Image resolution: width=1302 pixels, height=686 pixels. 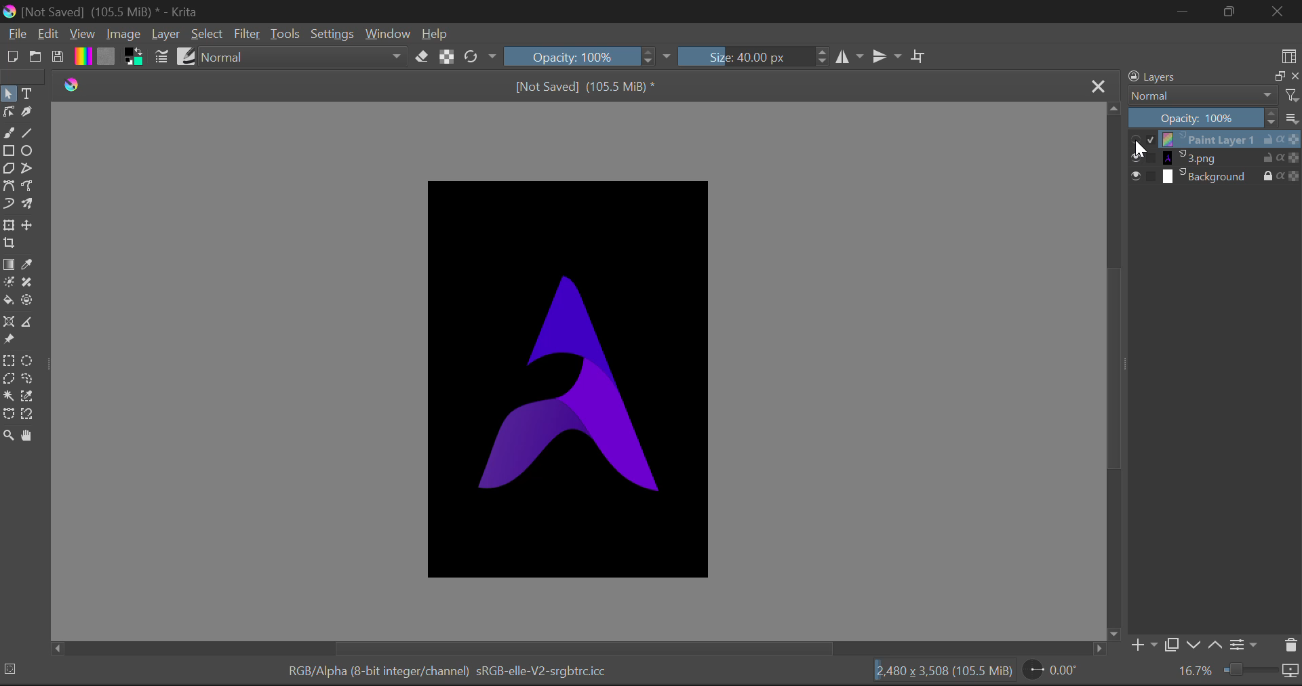 What do you see at coordinates (946, 671) in the screenshot?
I see `12,480 x 3,508 (105.5 MiB)` at bounding box center [946, 671].